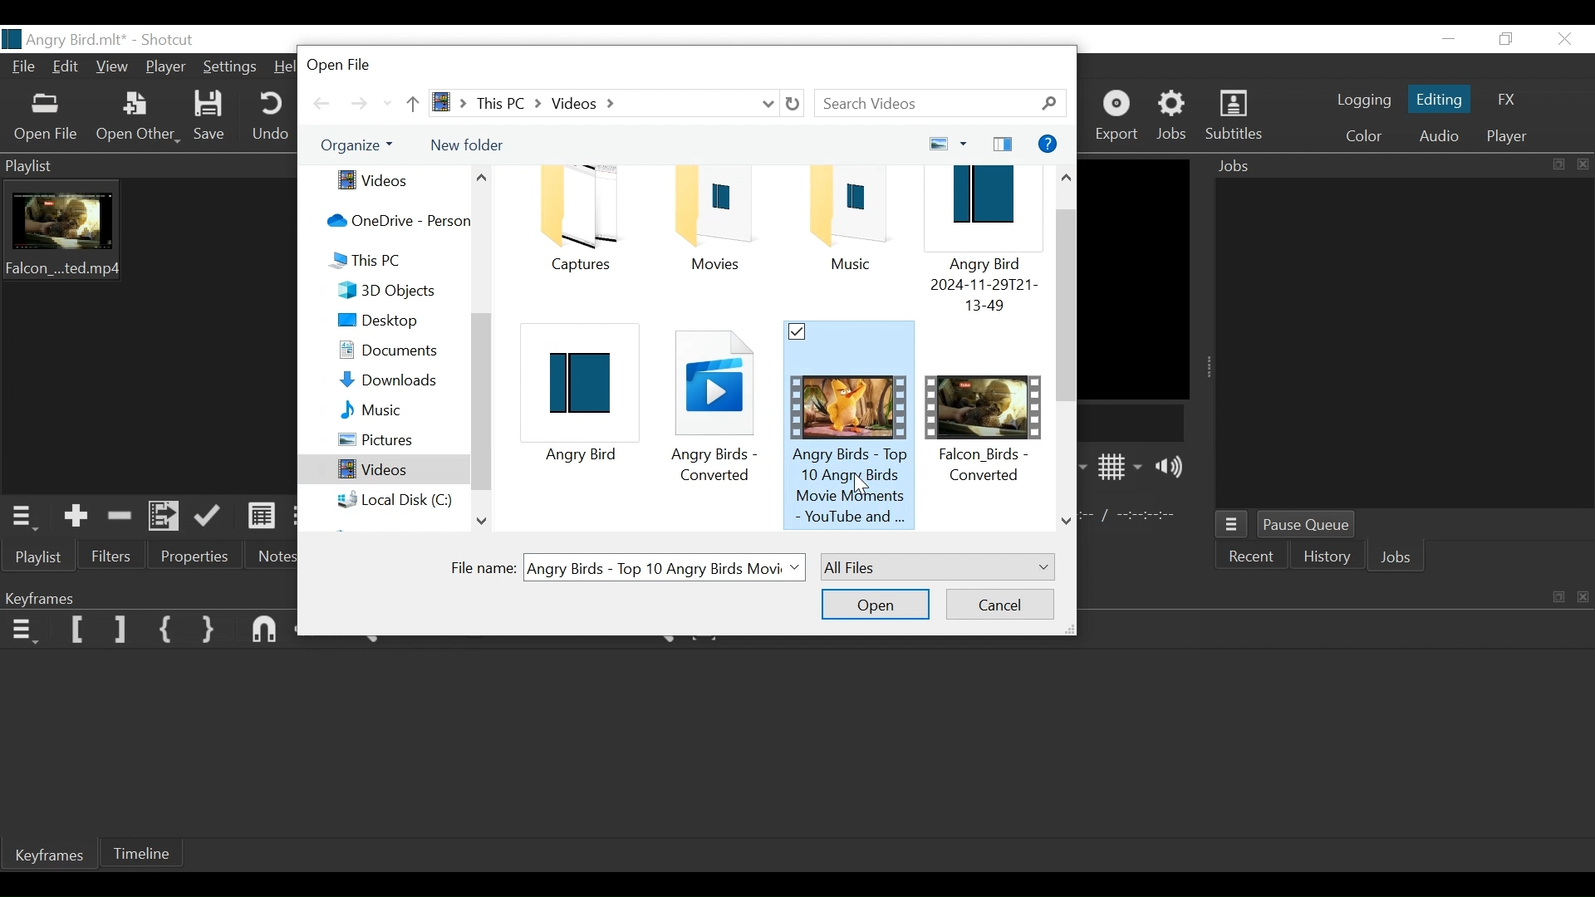  What do you see at coordinates (1123, 468) in the screenshot?
I see `Toggle display grid on player` at bounding box center [1123, 468].